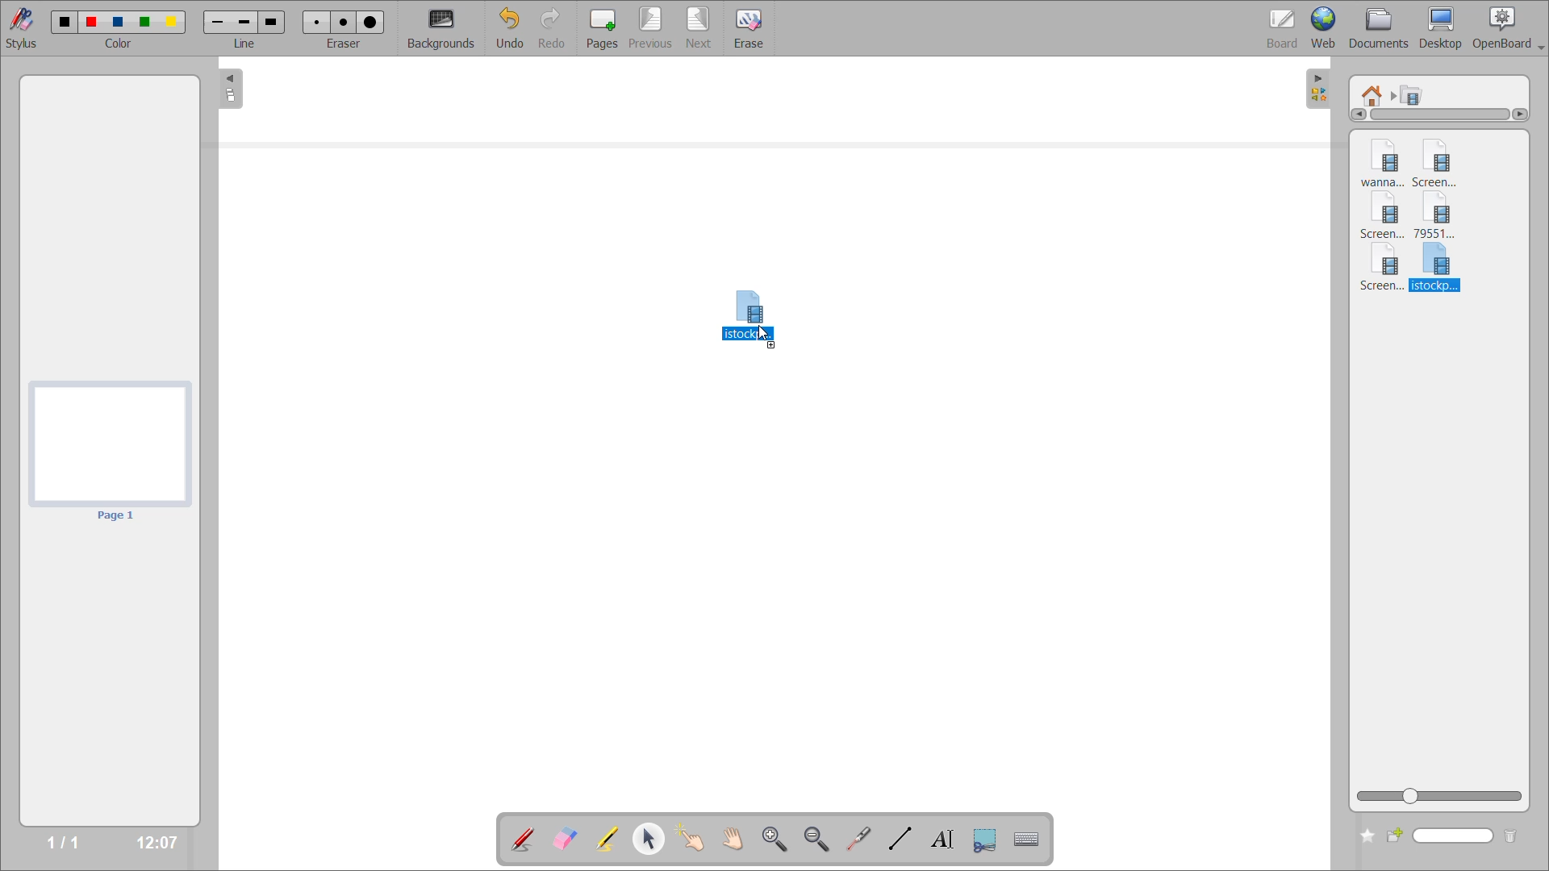 Image resolution: width=1549 pixels, height=871 pixels. Describe the element at coordinates (765, 337) in the screenshot. I see `cursor` at that location.